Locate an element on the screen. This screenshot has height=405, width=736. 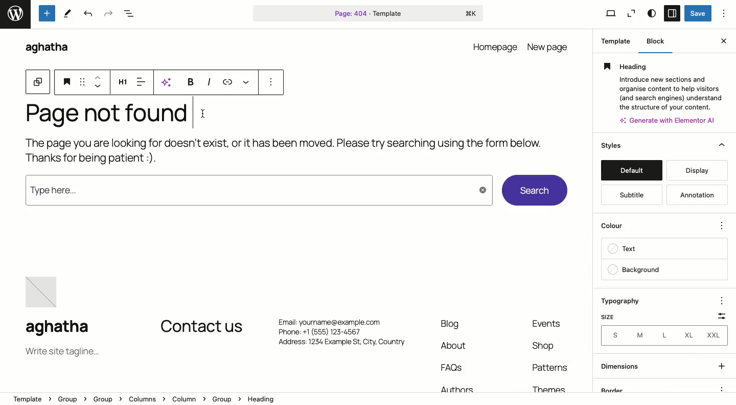
 is located at coordinates (281, 152).